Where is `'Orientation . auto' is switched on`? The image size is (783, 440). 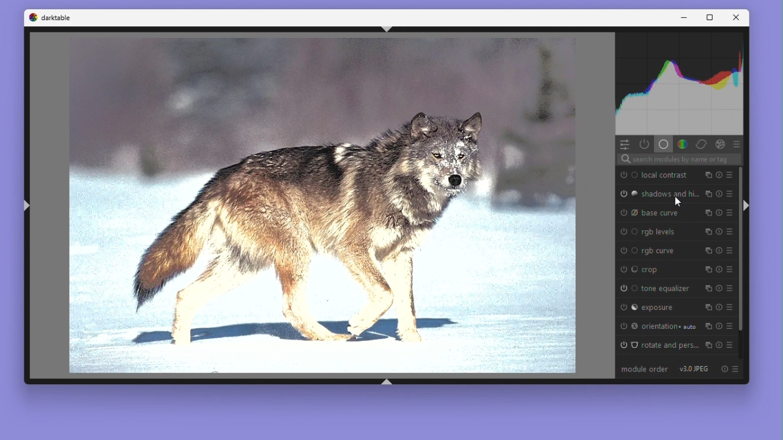
'Orientation . auto' is switched on is located at coordinates (629, 324).